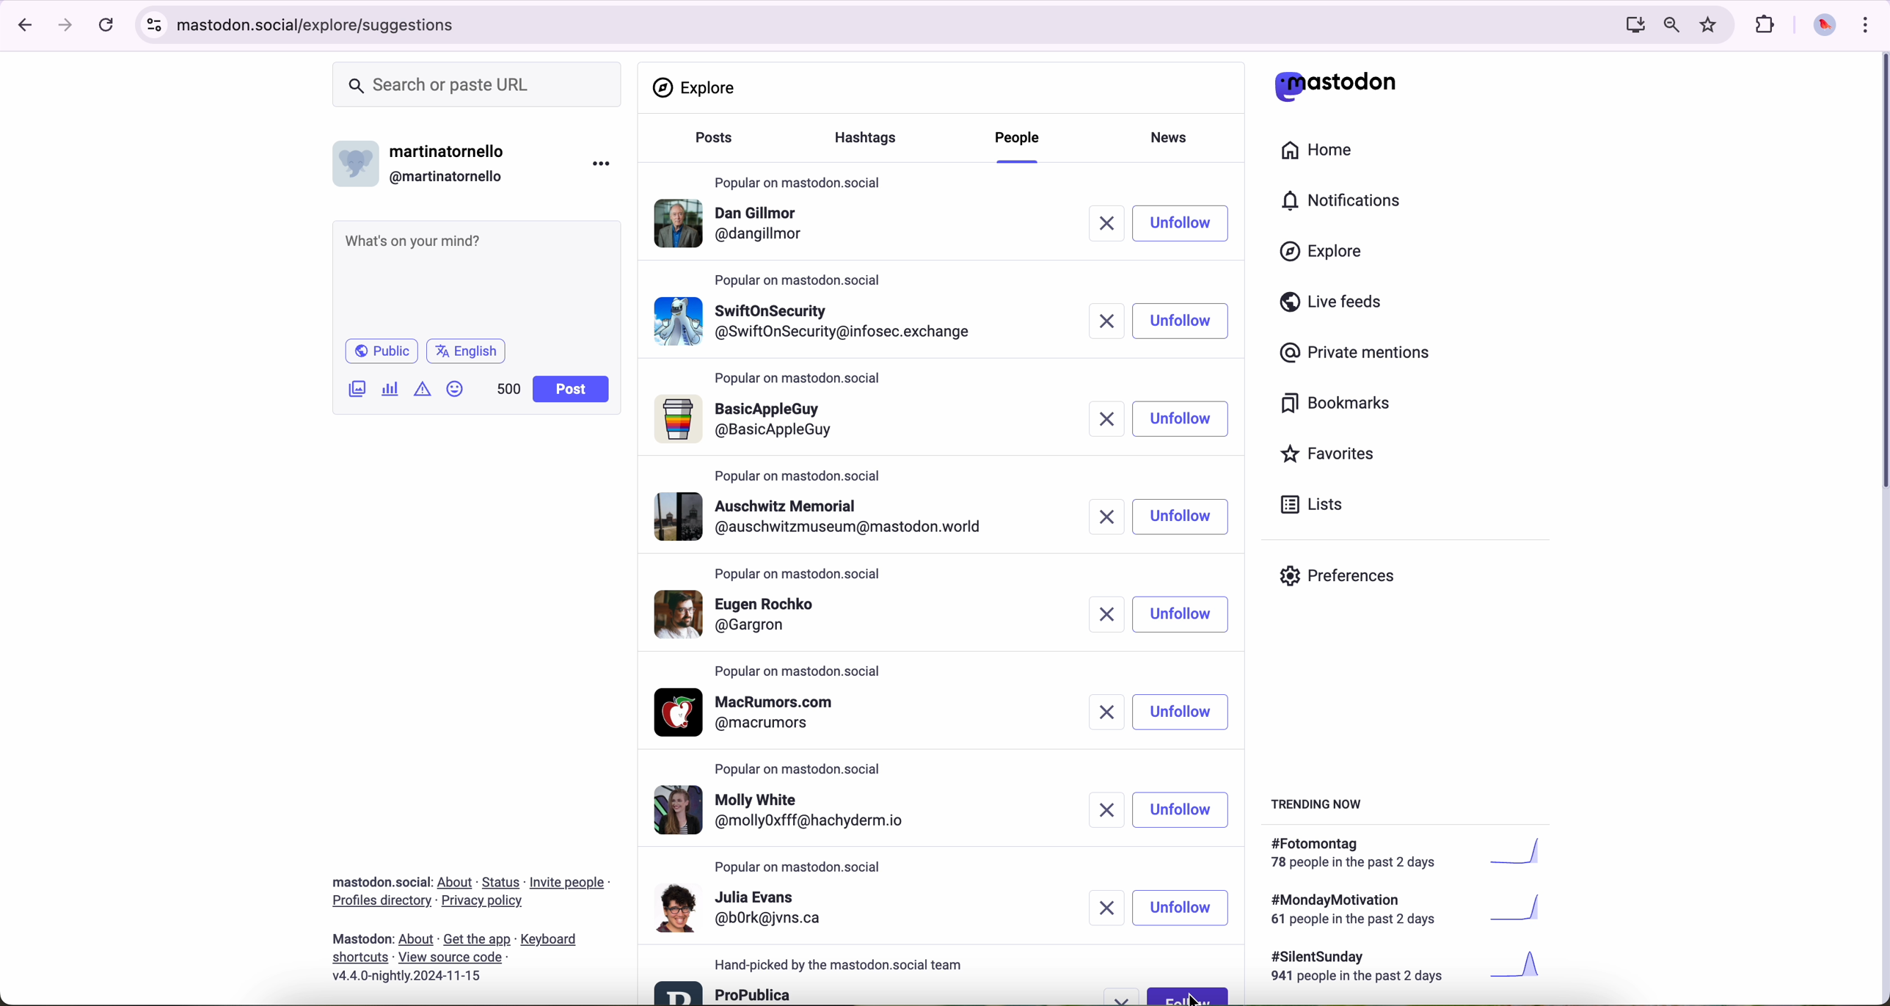 This screenshot has height=1006, width=1890. What do you see at coordinates (1200, 997) in the screenshot?
I see `cursor` at bounding box center [1200, 997].